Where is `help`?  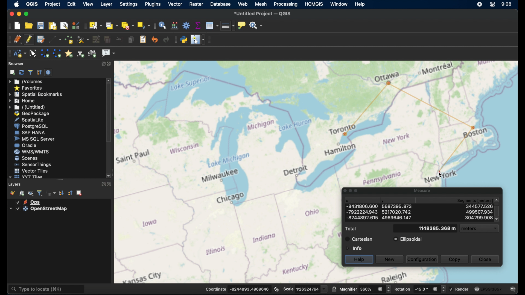
help is located at coordinates (359, 4).